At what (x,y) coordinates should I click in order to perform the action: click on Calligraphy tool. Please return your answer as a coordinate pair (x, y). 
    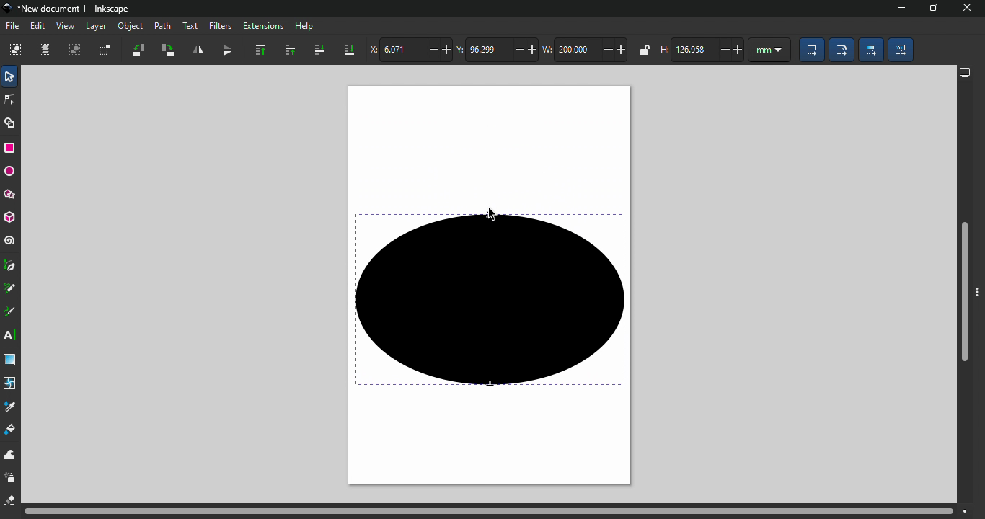
    Looking at the image, I should click on (9, 311).